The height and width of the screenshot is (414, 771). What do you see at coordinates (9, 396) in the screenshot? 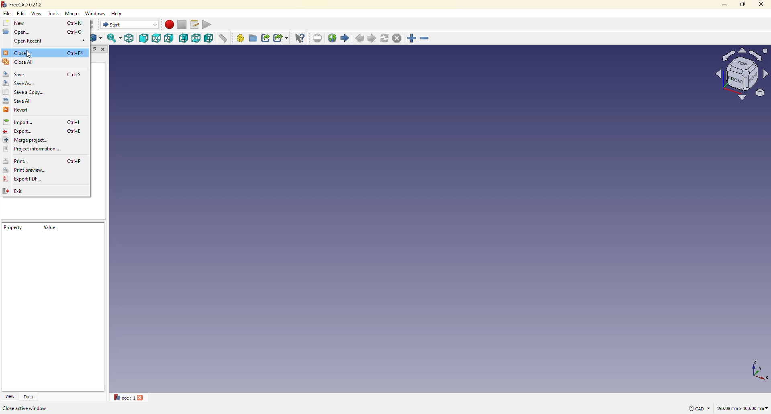
I see `view` at bounding box center [9, 396].